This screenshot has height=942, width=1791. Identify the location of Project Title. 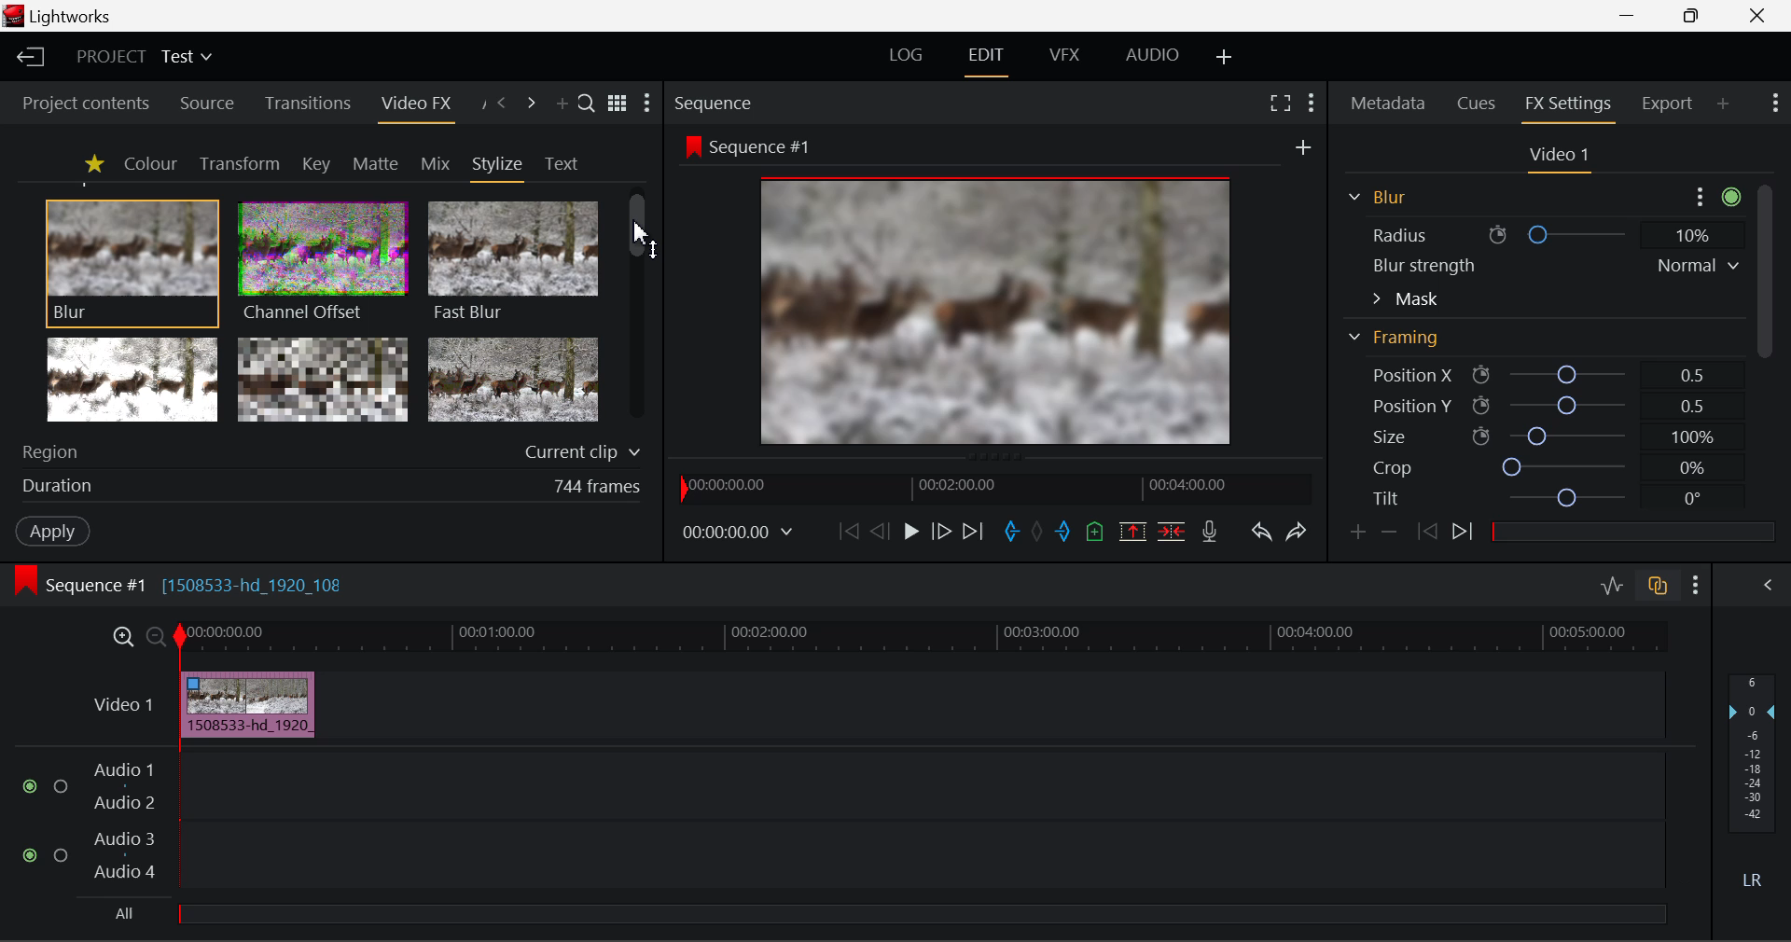
(142, 59).